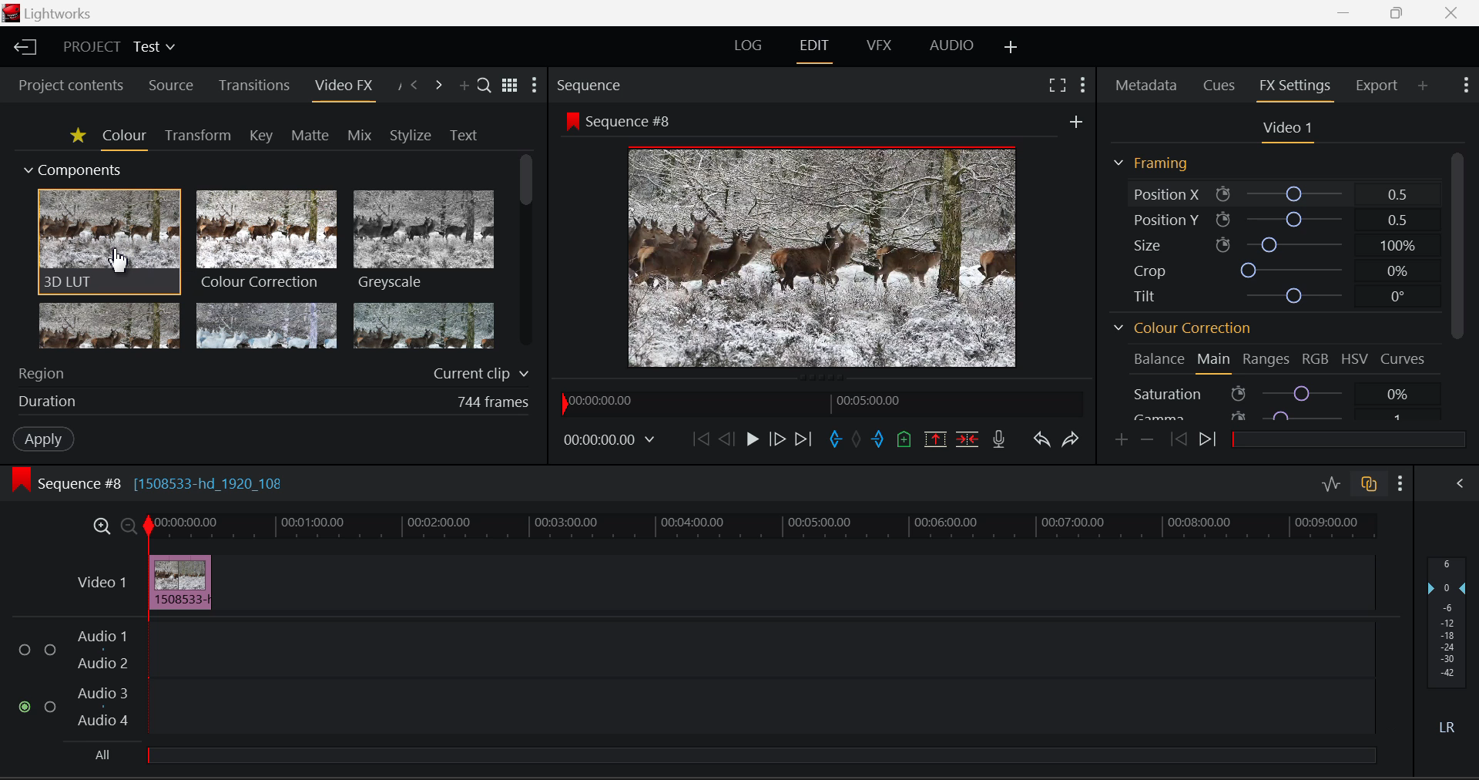 Image resolution: width=1479 pixels, height=780 pixels. I want to click on Mark In, so click(835, 440).